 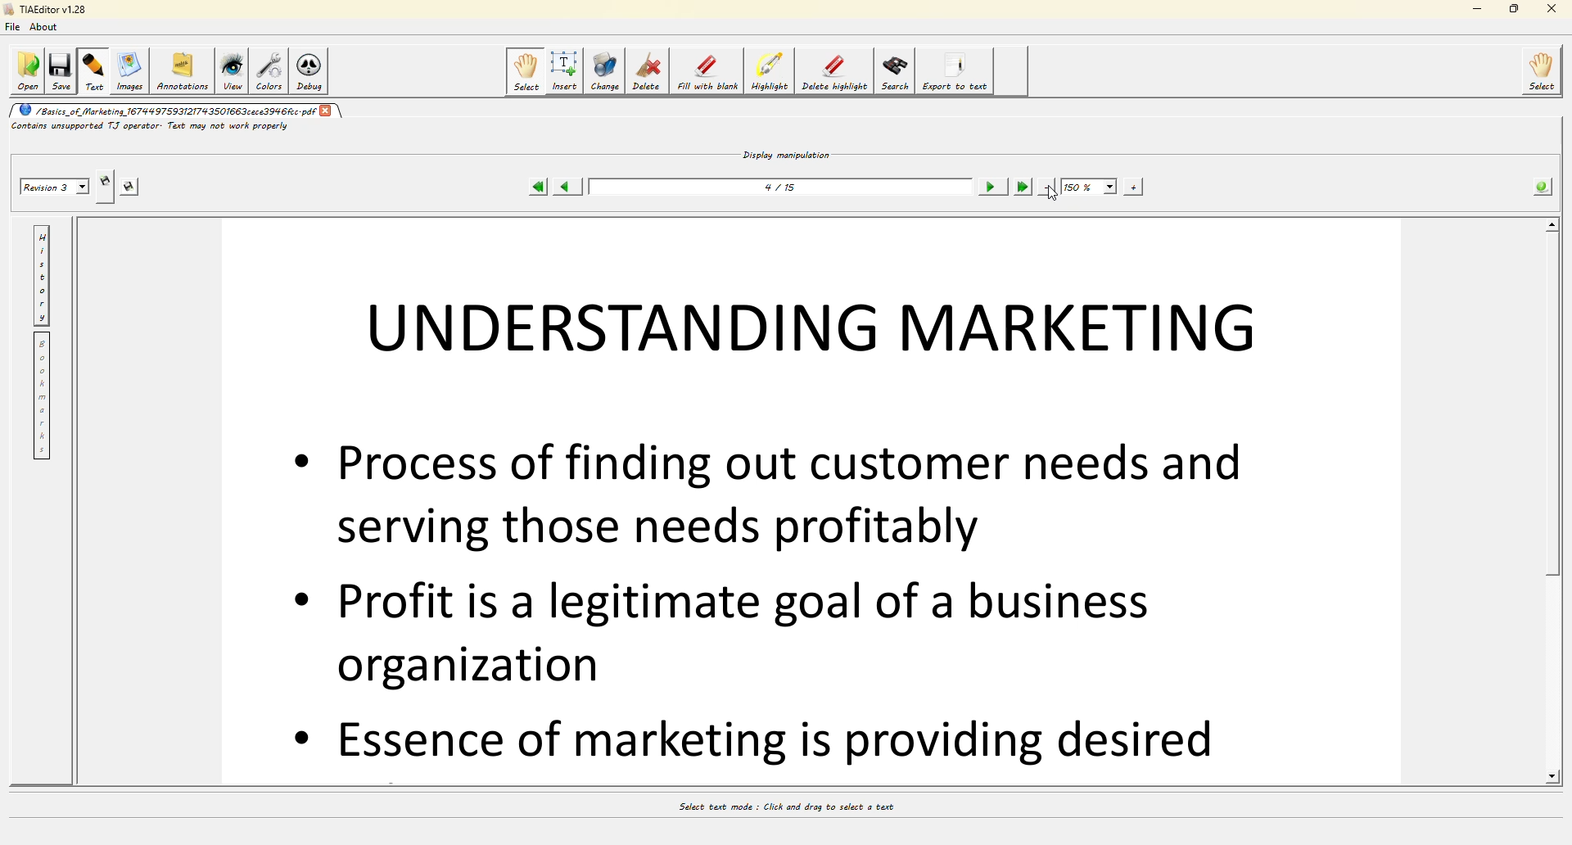 What do you see at coordinates (1476, 9) in the screenshot?
I see `minimize` at bounding box center [1476, 9].